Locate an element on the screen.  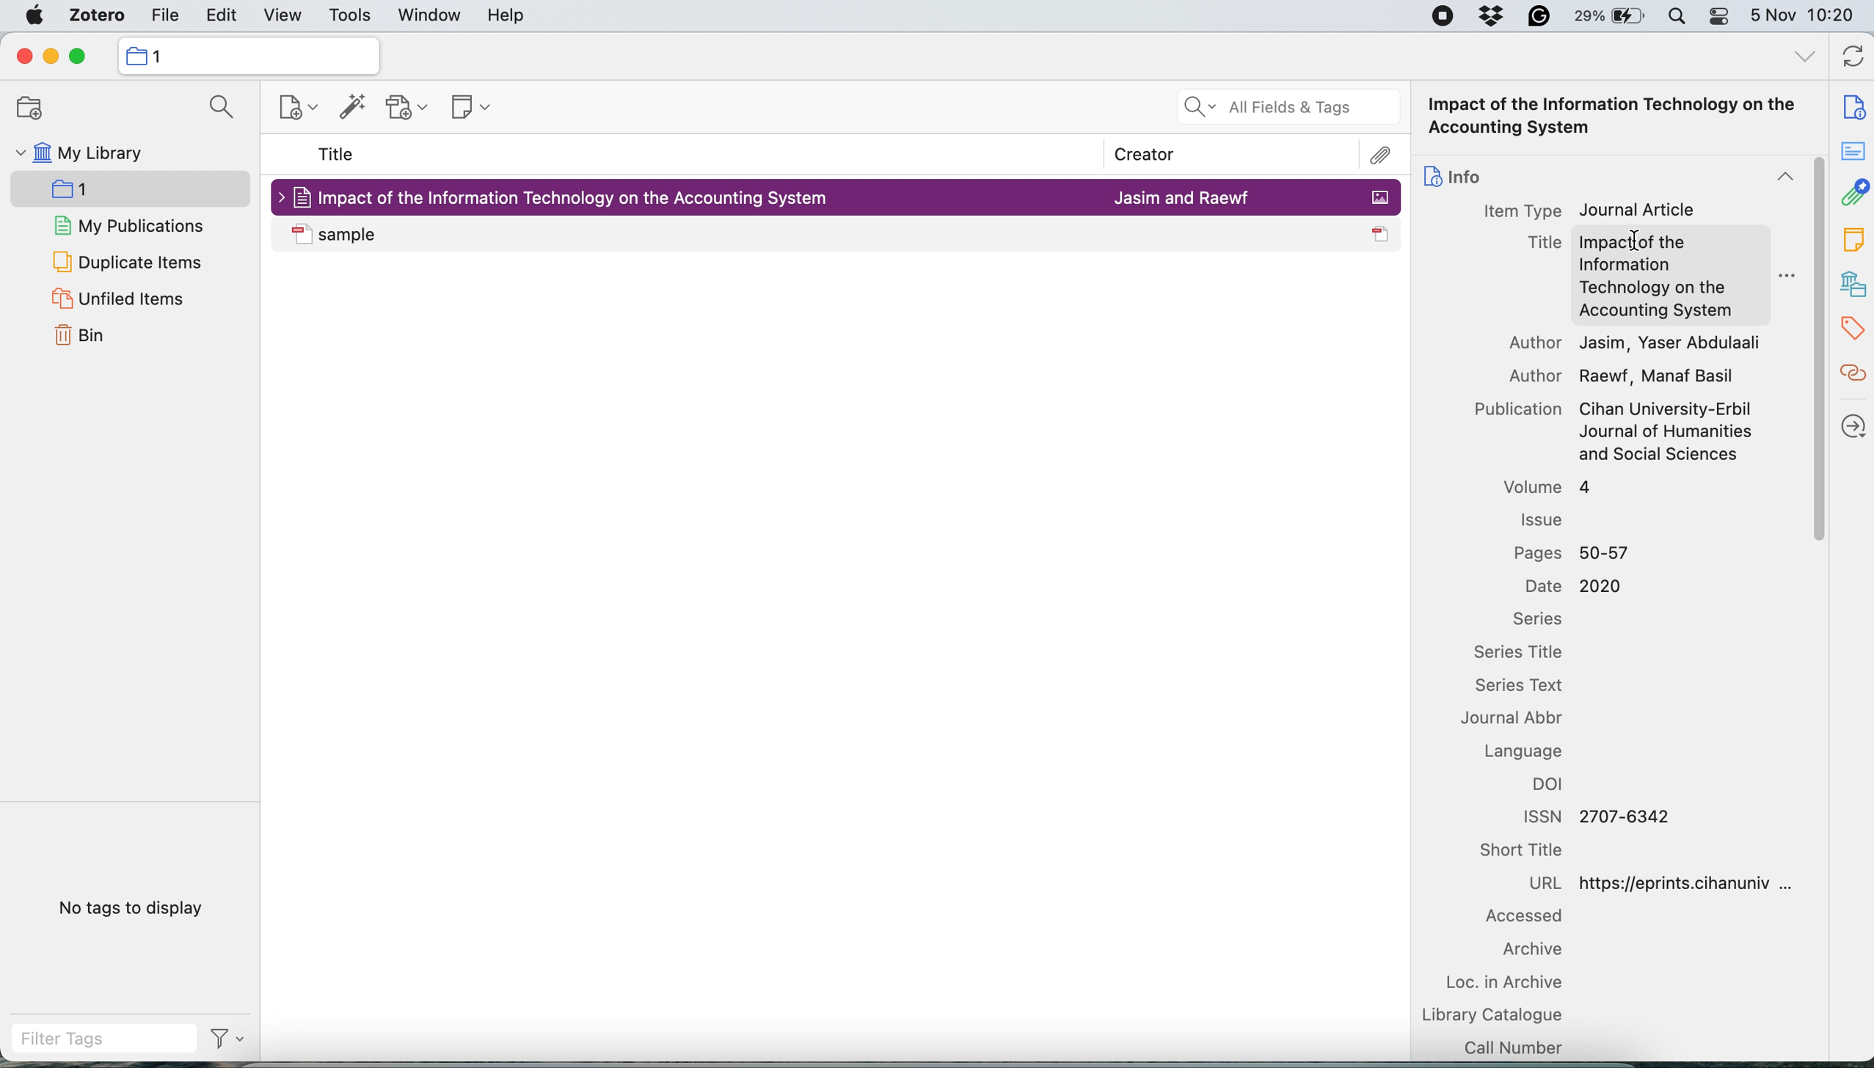
tags is located at coordinates (1852, 331).